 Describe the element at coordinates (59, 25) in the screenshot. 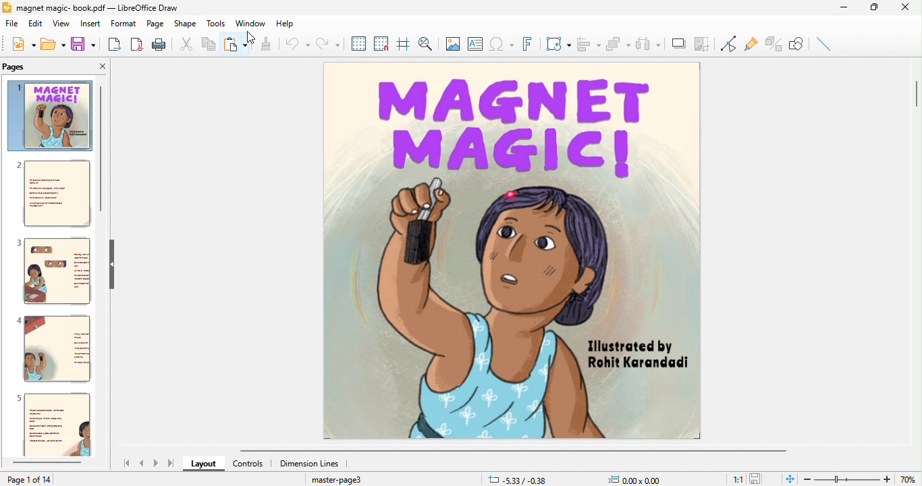

I see `view` at that location.